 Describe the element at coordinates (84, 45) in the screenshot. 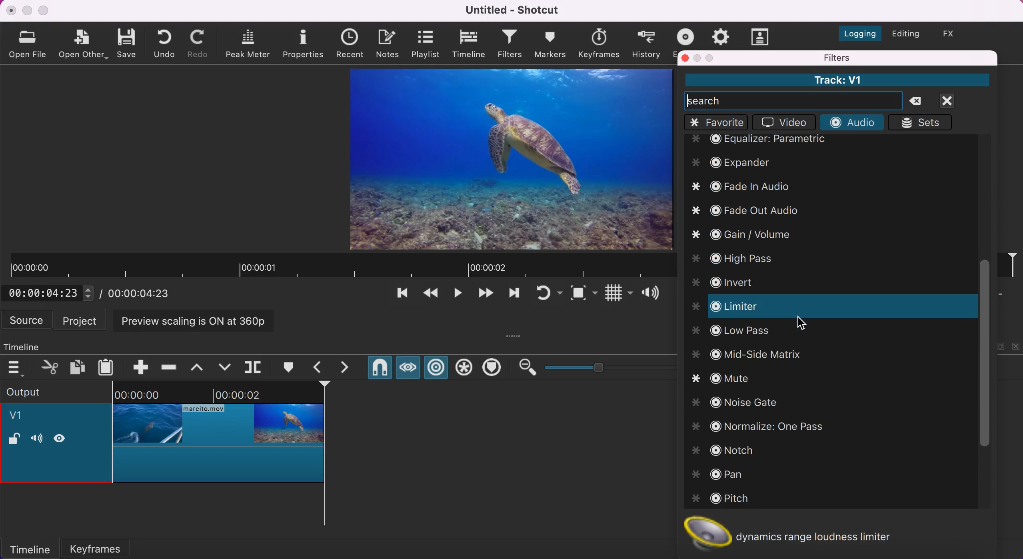

I see `open other` at that location.